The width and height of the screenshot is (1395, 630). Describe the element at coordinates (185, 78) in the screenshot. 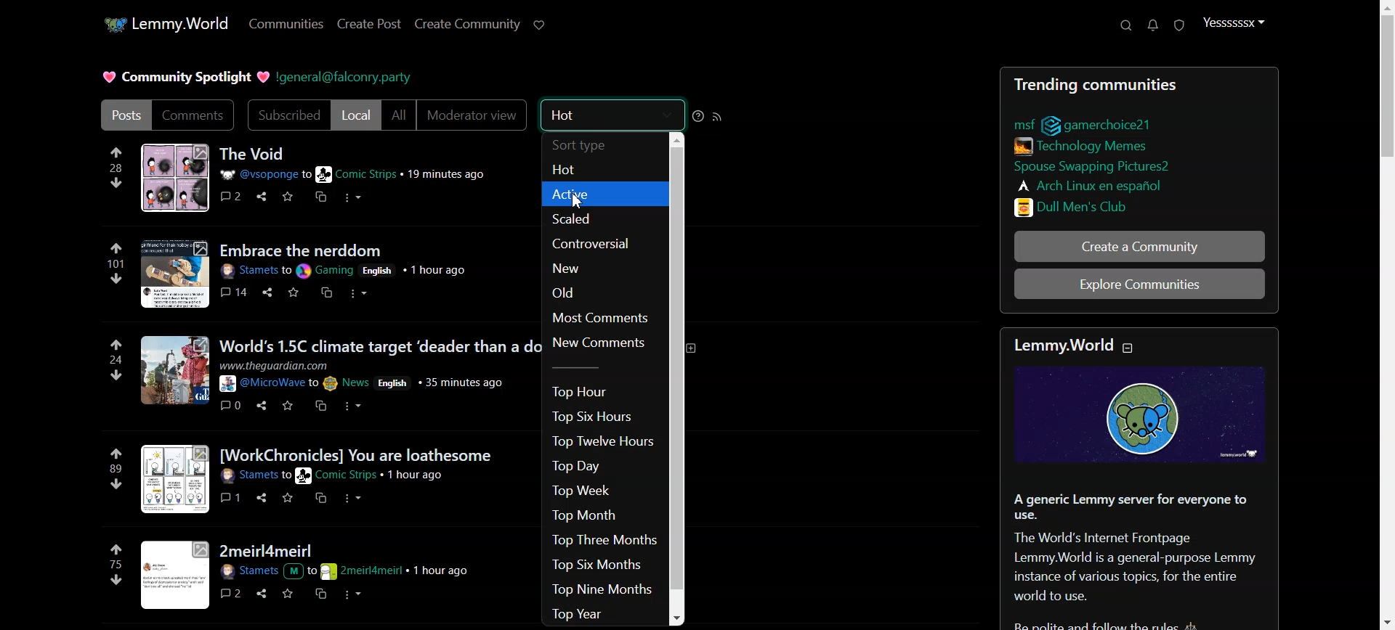

I see `Text` at that location.